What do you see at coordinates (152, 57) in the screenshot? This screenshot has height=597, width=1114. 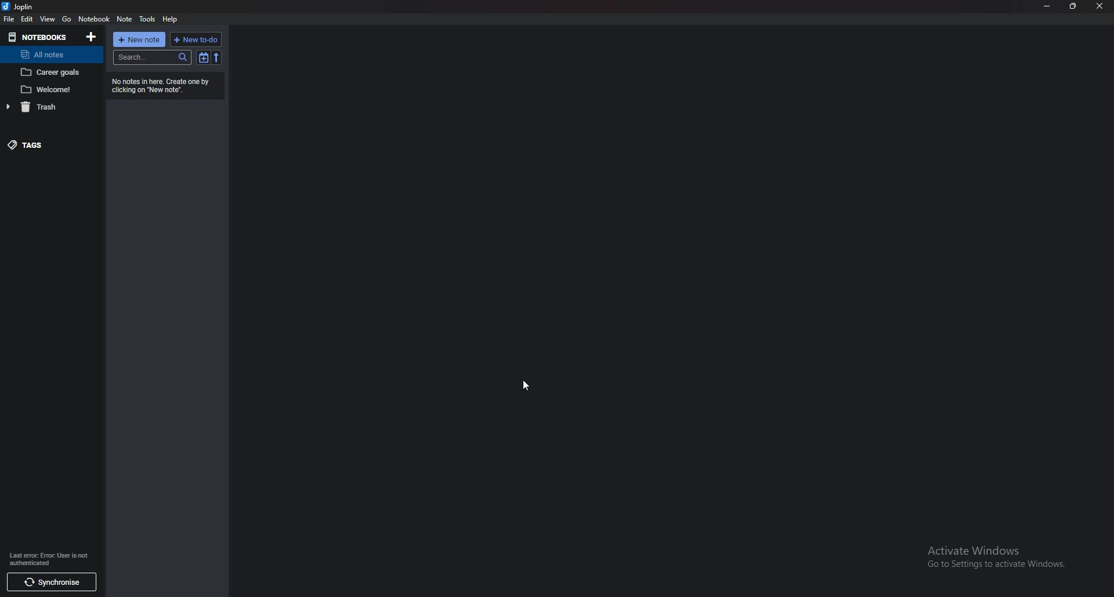 I see `search` at bounding box center [152, 57].